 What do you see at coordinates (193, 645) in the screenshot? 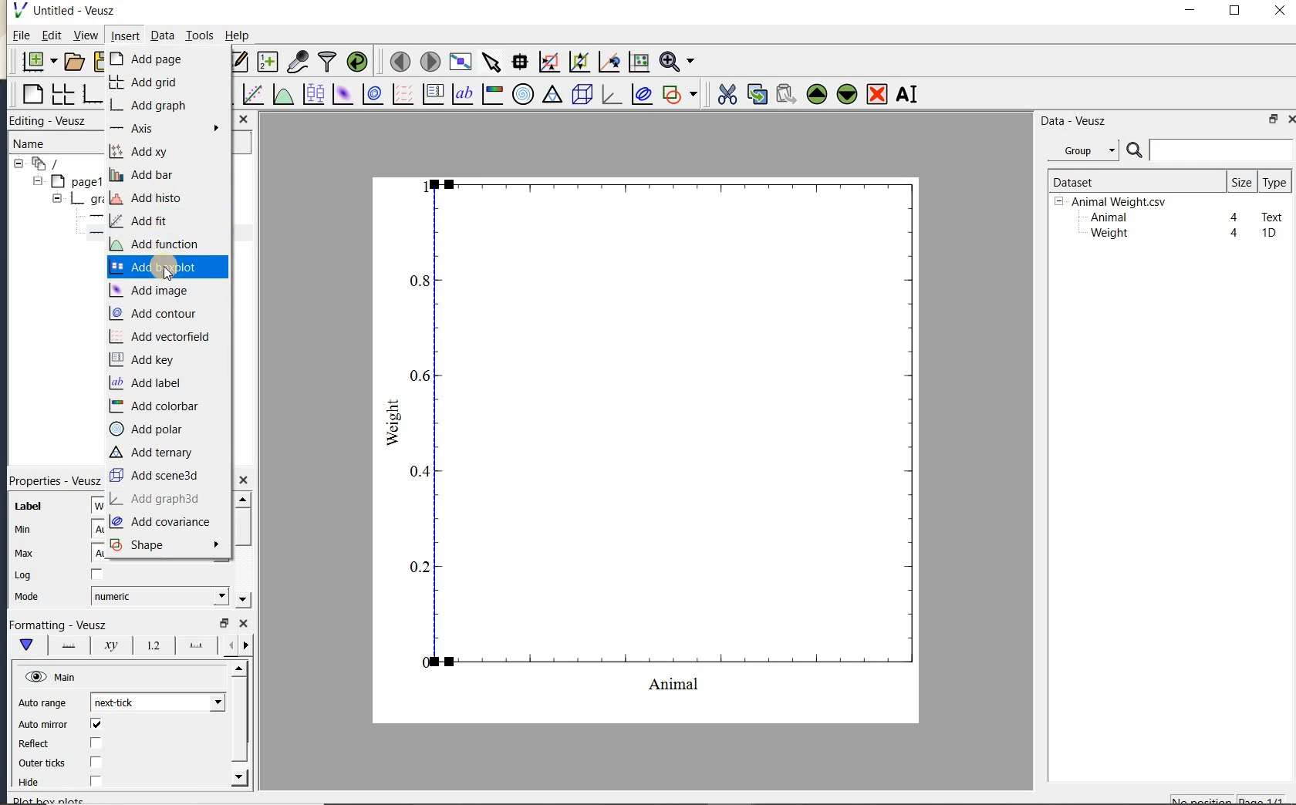
I see `major ticks` at bounding box center [193, 645].